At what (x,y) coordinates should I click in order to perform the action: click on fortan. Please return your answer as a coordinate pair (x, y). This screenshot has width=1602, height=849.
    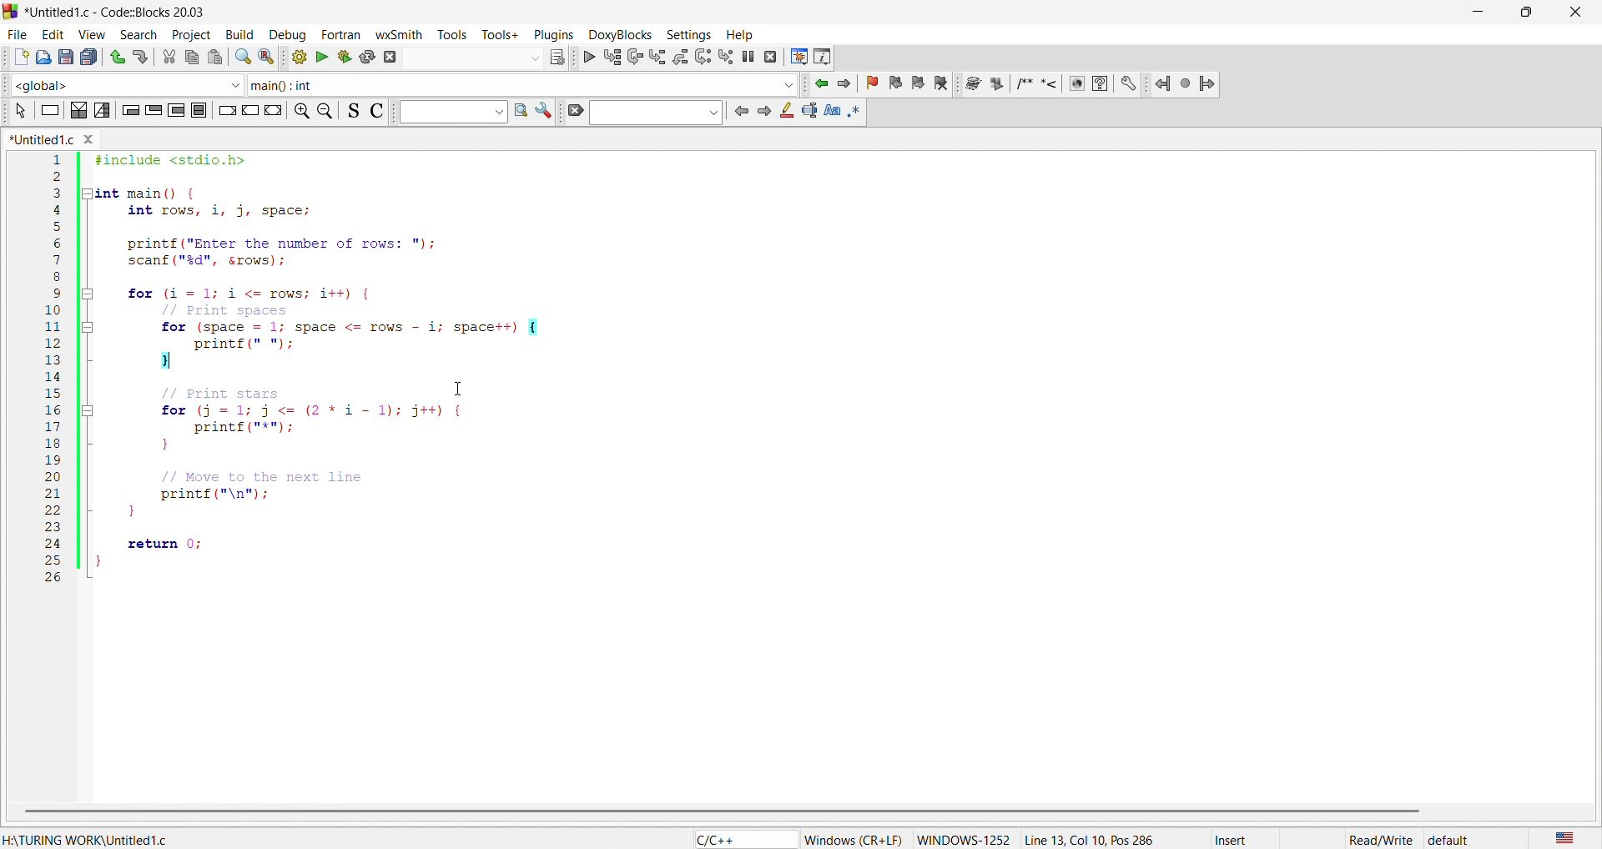
    Looking at the image, I should click on (344, 33).